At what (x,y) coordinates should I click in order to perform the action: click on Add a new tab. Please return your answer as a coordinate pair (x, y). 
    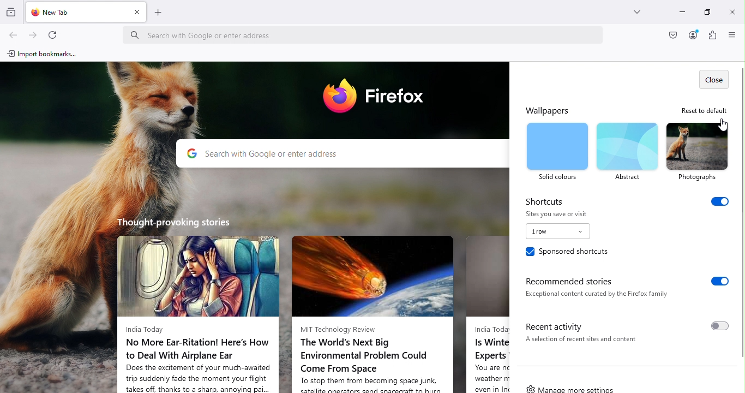
    Looking at the image, I should click on (161, 15).